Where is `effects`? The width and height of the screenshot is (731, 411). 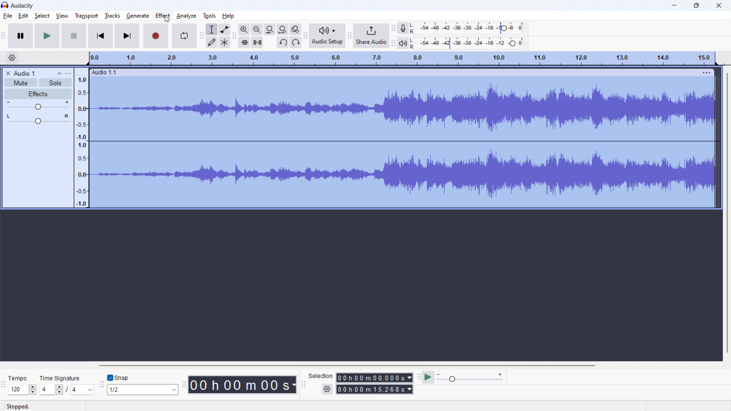 effects is located at coordinates (38, 94).